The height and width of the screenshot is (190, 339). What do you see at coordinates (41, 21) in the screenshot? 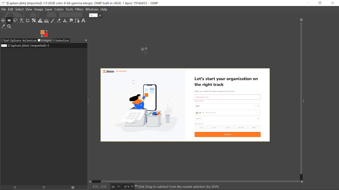
I see `Wrap text tool` at bounding box center [41, 21].